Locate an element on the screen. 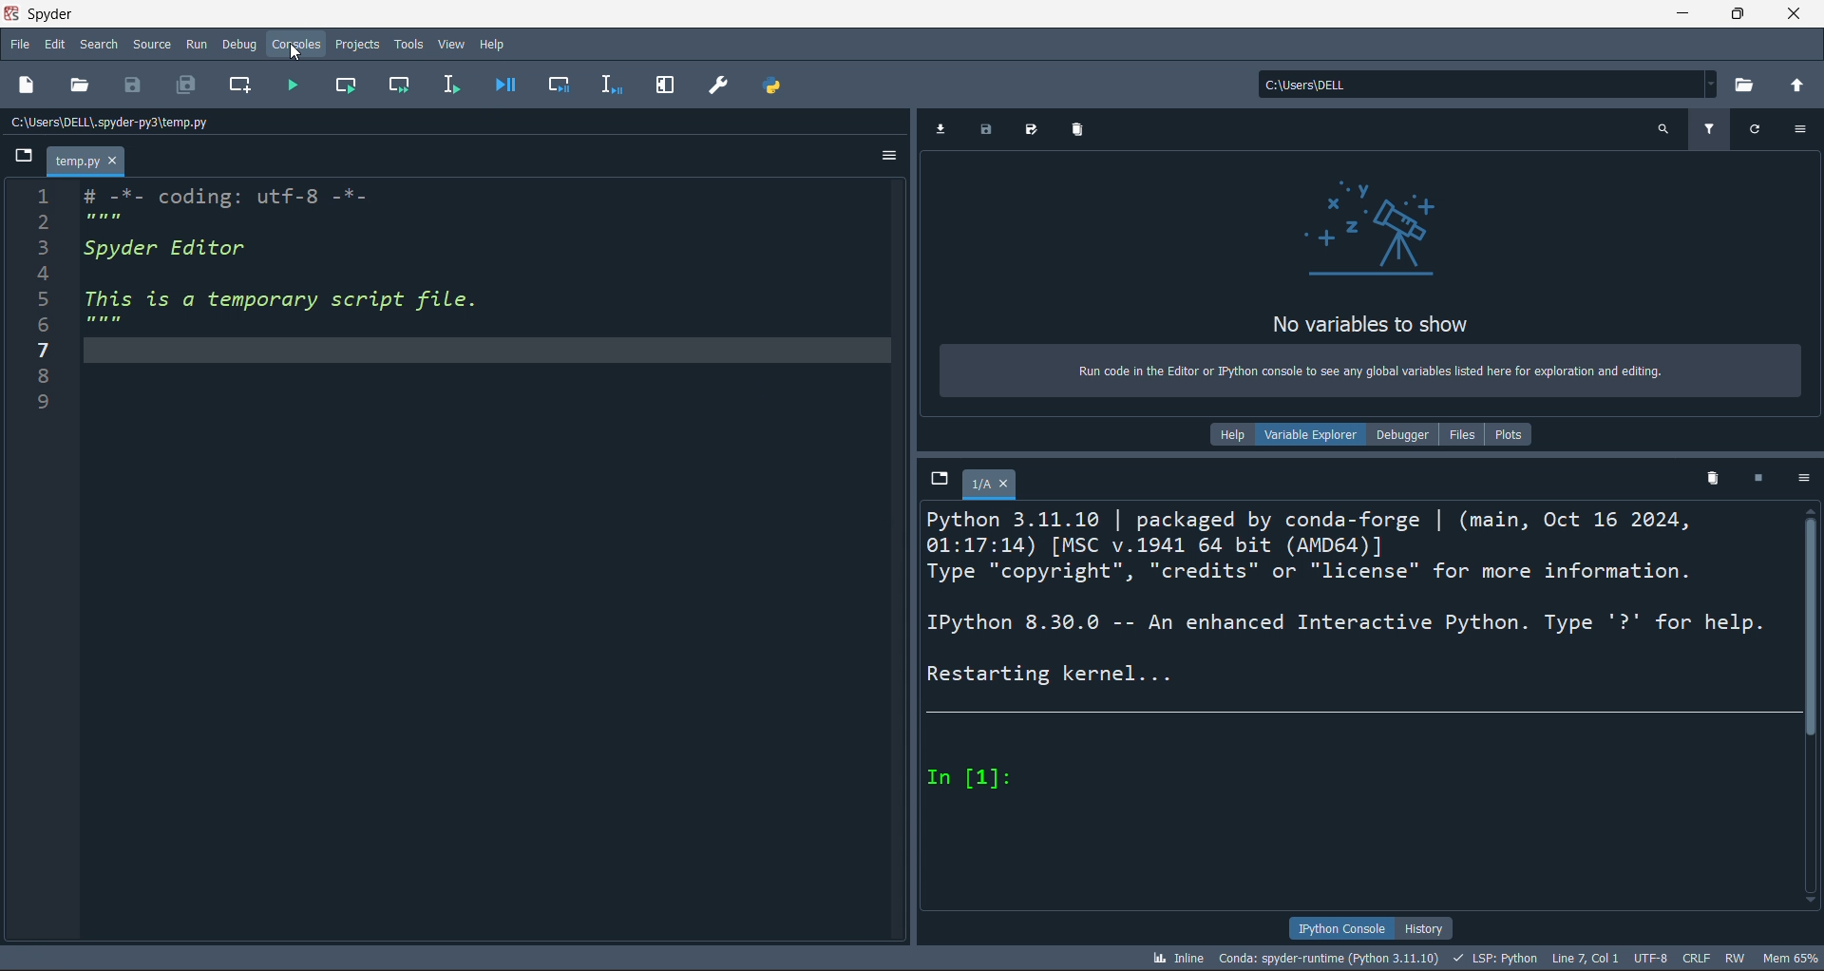 Image resolution: width=1824 pixels, height=971 pixels. consoles is located at coordinates (294, 45).